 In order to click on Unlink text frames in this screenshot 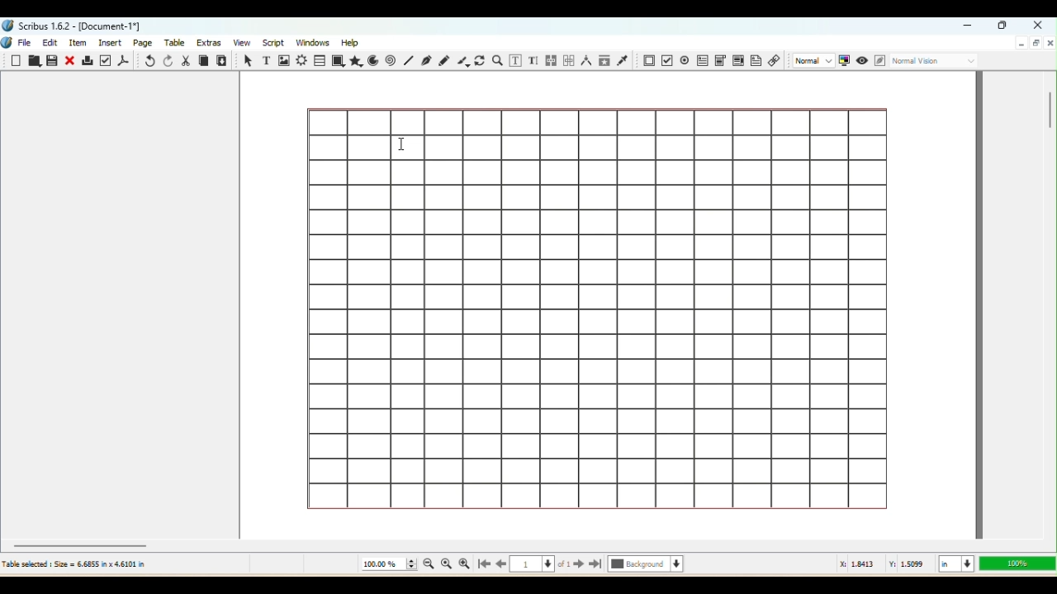, I will do `click(567, 59)`.